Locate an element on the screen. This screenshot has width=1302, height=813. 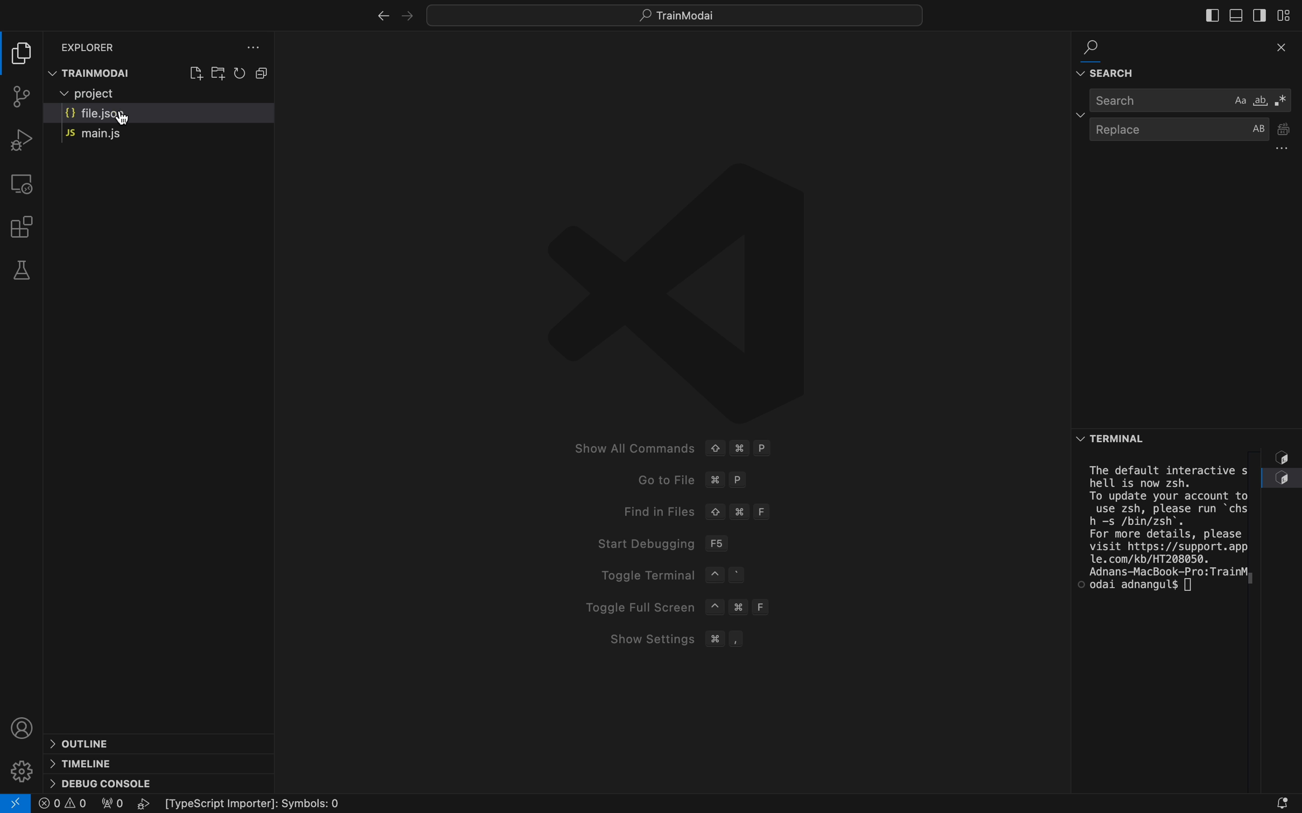
Extensions is located at coordinates (24, 226).